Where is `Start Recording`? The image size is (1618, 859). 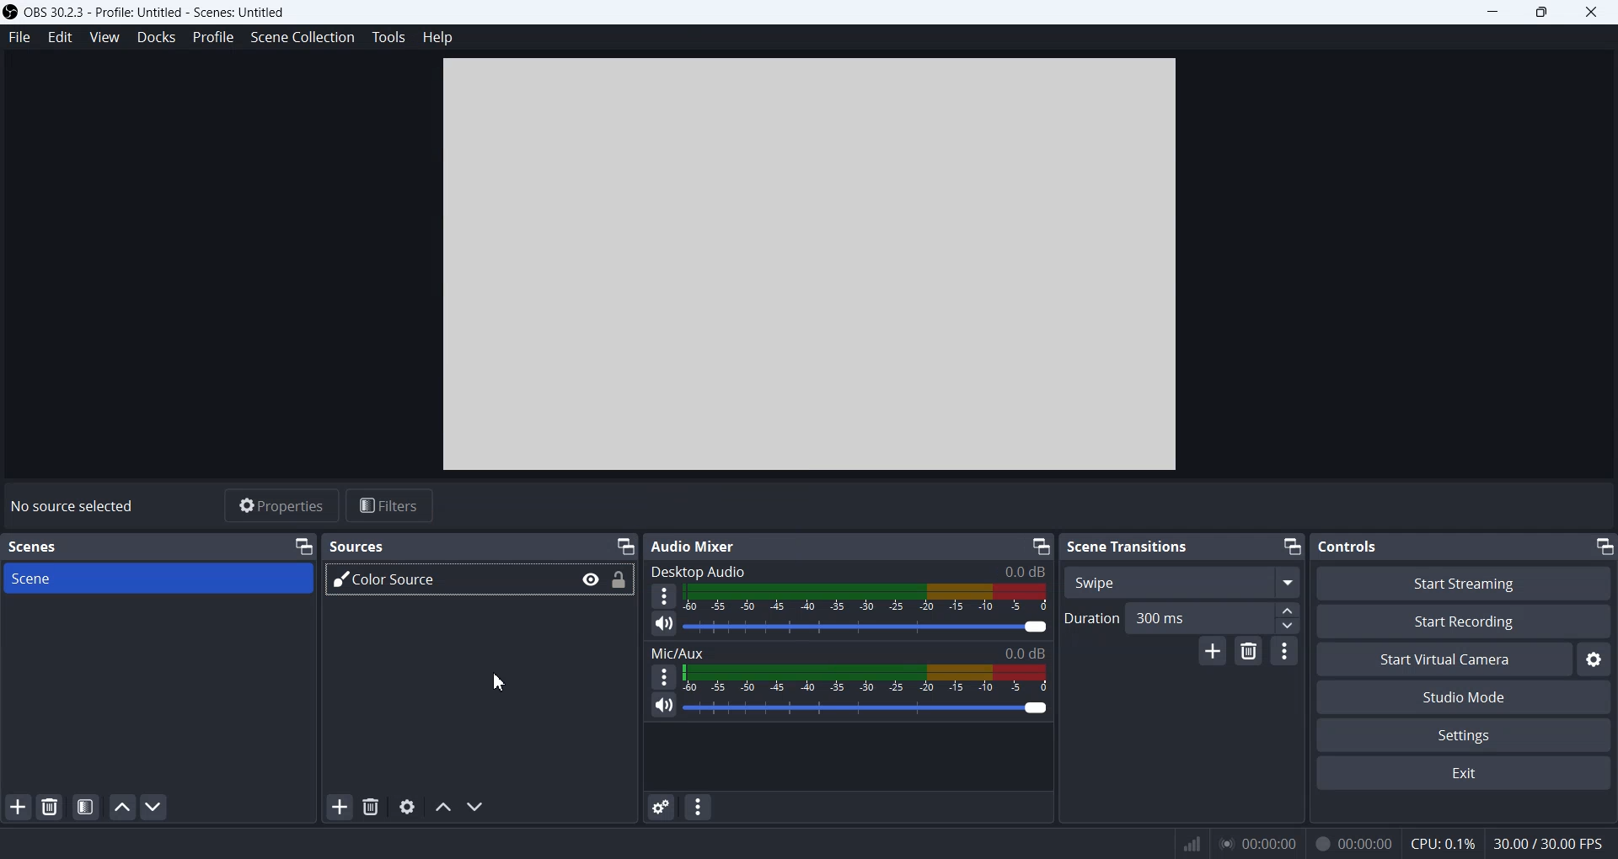 Start Recording is located at coordinates (1465, 621).